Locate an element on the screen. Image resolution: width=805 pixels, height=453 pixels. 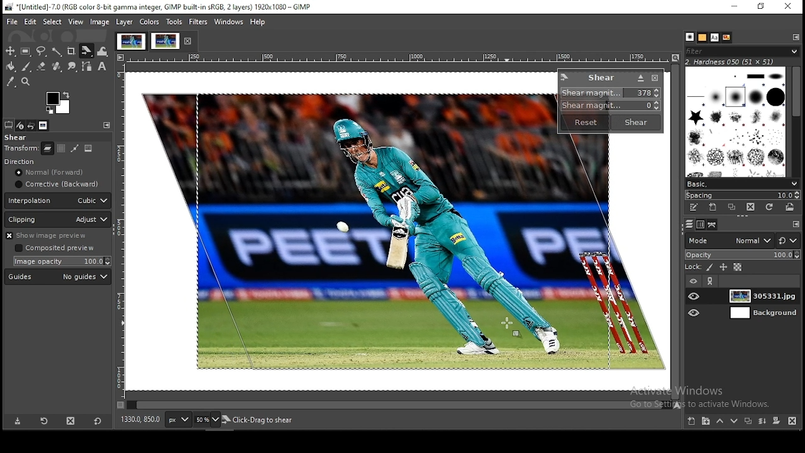
edit this brush is located at coordinates (694, 208).